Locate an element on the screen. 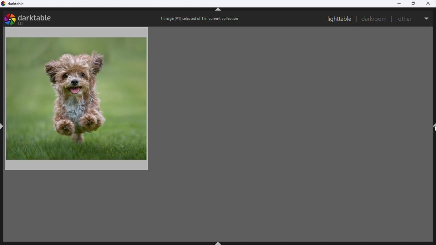  Other is located at coordinates (406, 18).